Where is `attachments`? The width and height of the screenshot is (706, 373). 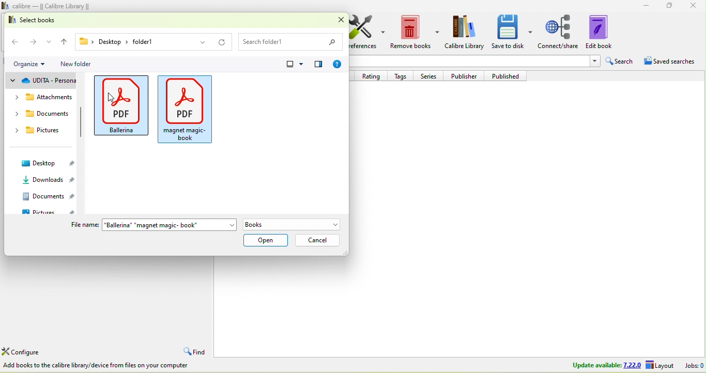
attachments is located at coordinates (44, 96).